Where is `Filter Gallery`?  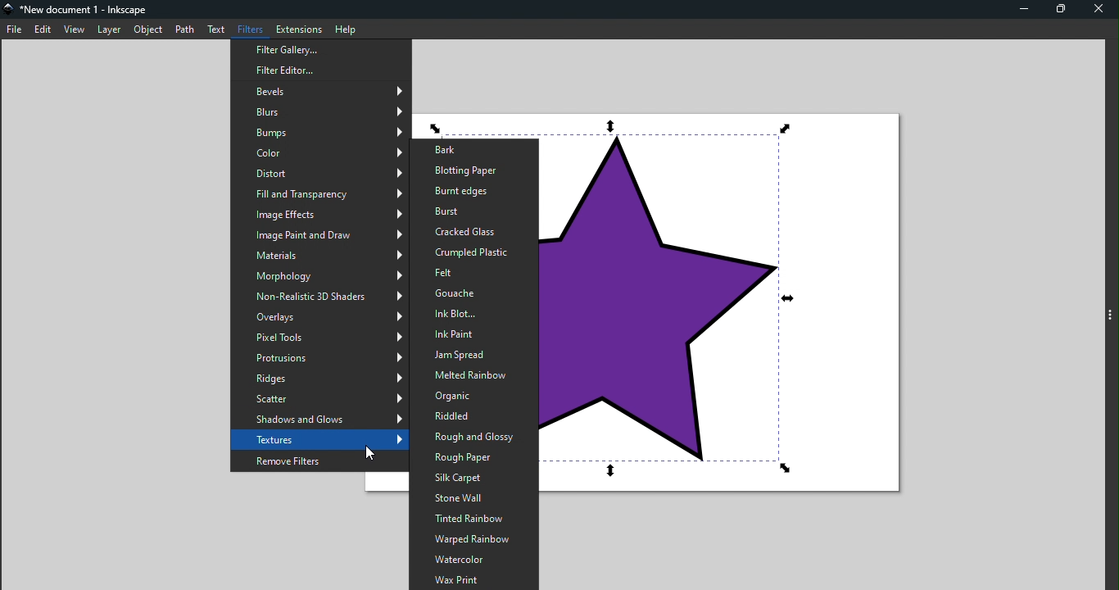 Filter Gallery is located at coordinates (317, 49).